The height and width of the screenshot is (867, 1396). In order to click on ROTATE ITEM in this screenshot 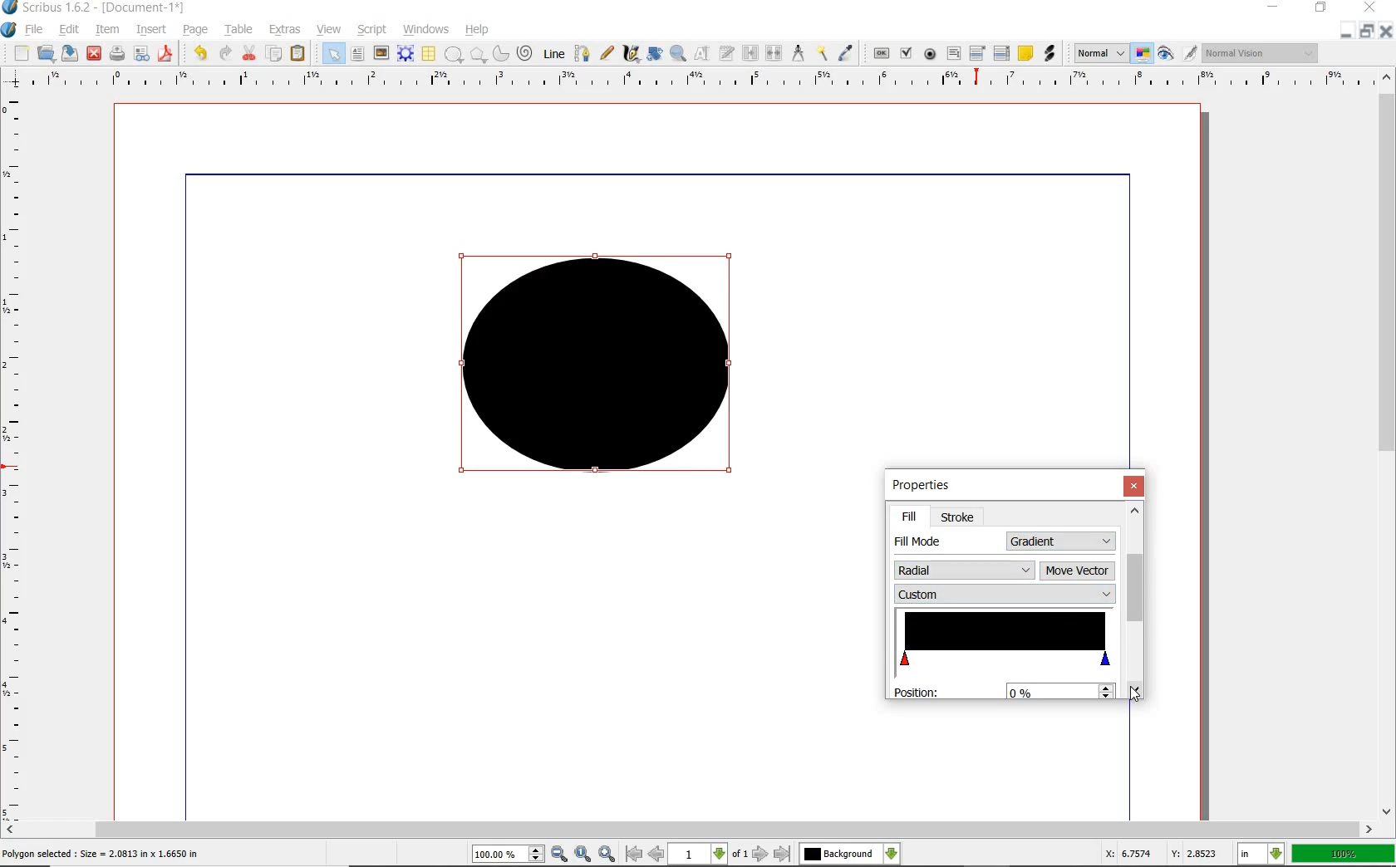, I will do `click(653, 52)`.